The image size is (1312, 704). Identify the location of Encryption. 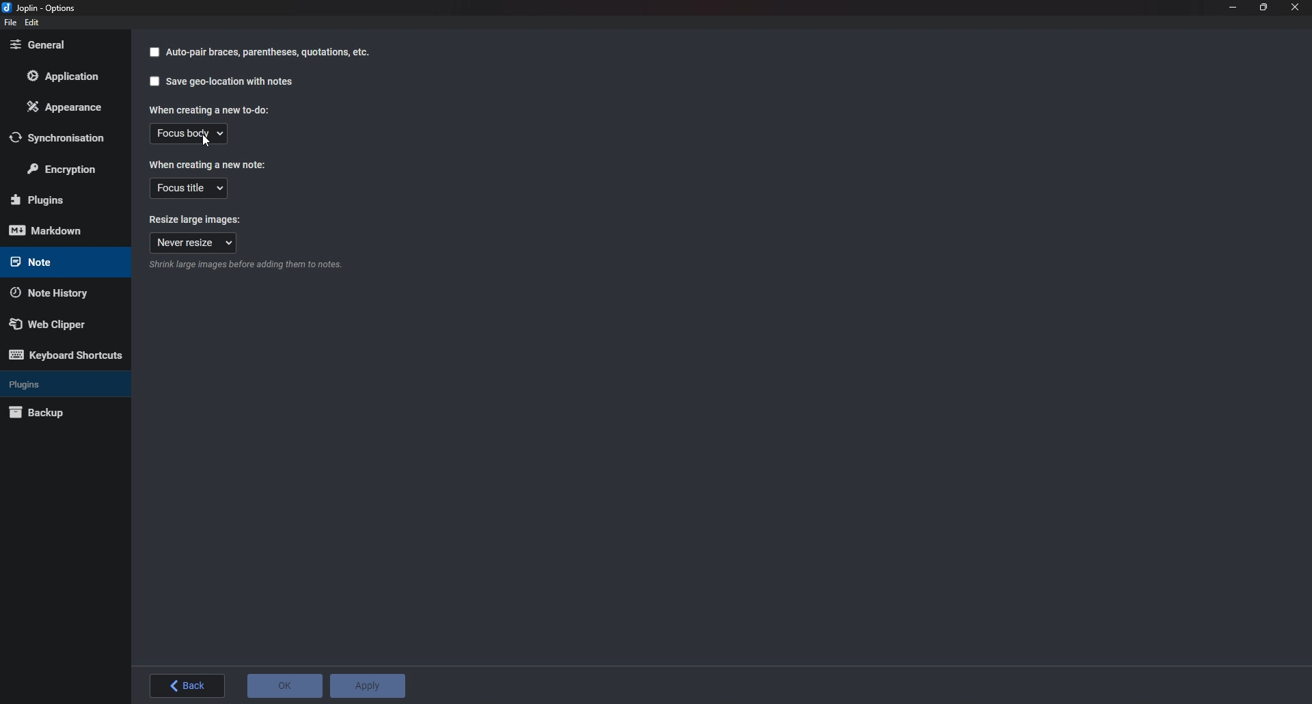
(66, 167).